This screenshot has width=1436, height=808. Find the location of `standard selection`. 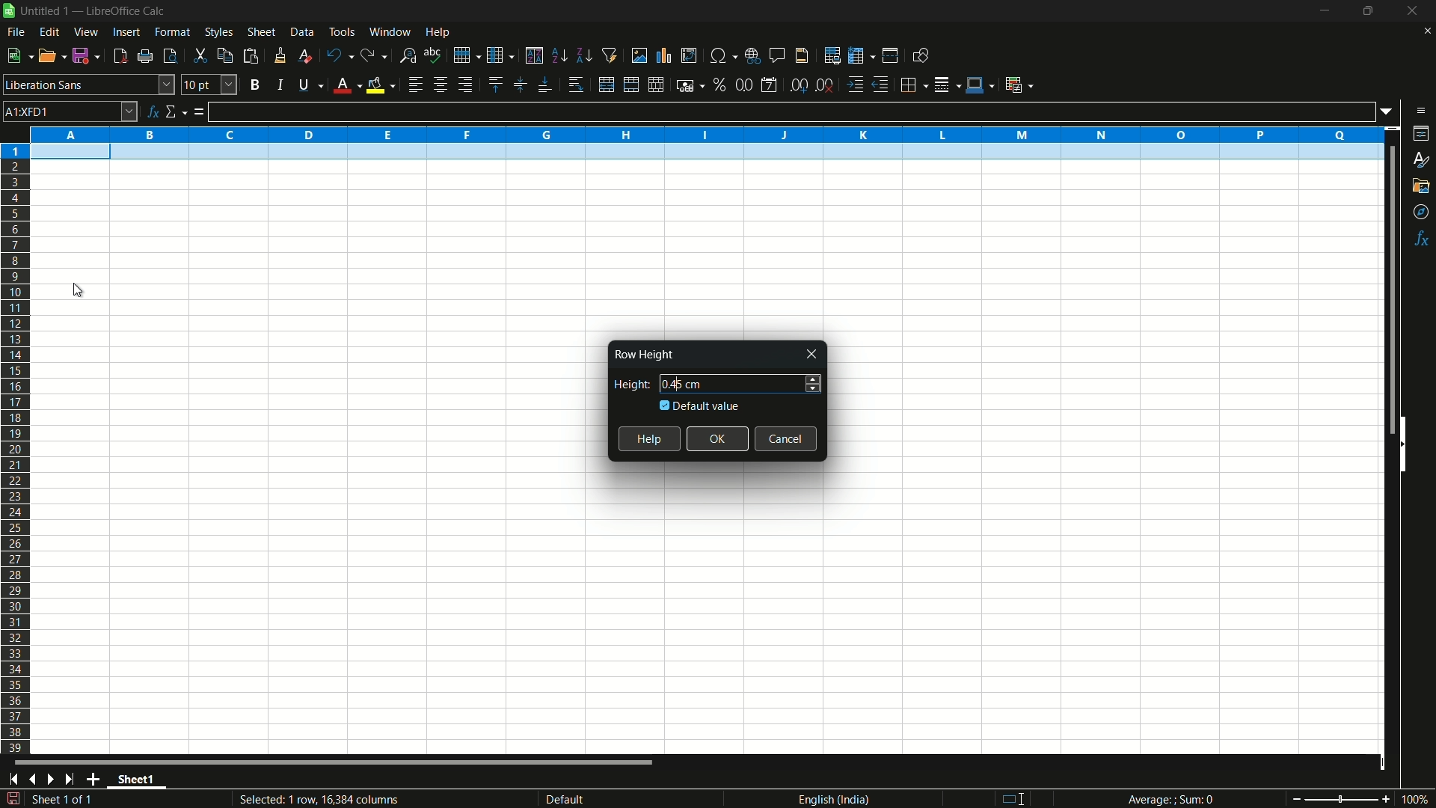

standard selection is located at coordinates (1019, 798).